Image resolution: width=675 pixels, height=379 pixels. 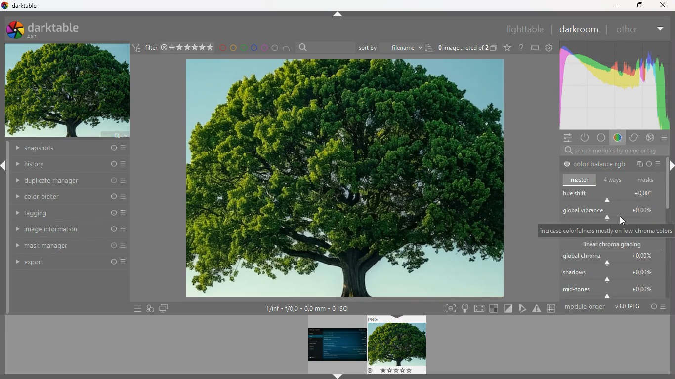 I want to click on frame, so click(x=448, y=309).